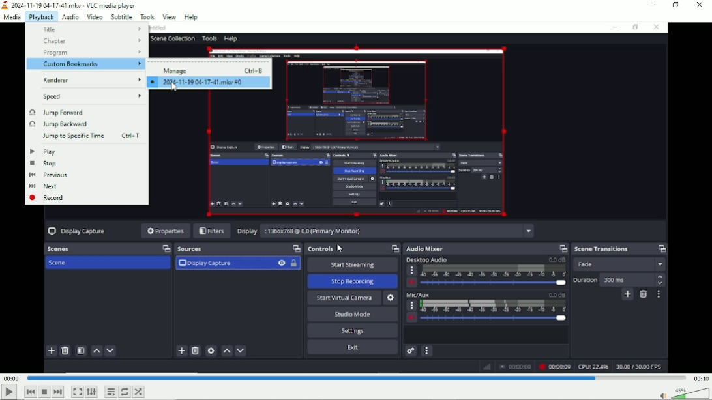 The height and width of the screenshot is (400, 712). I want to click on Jump to specific time, so click(91, 136).